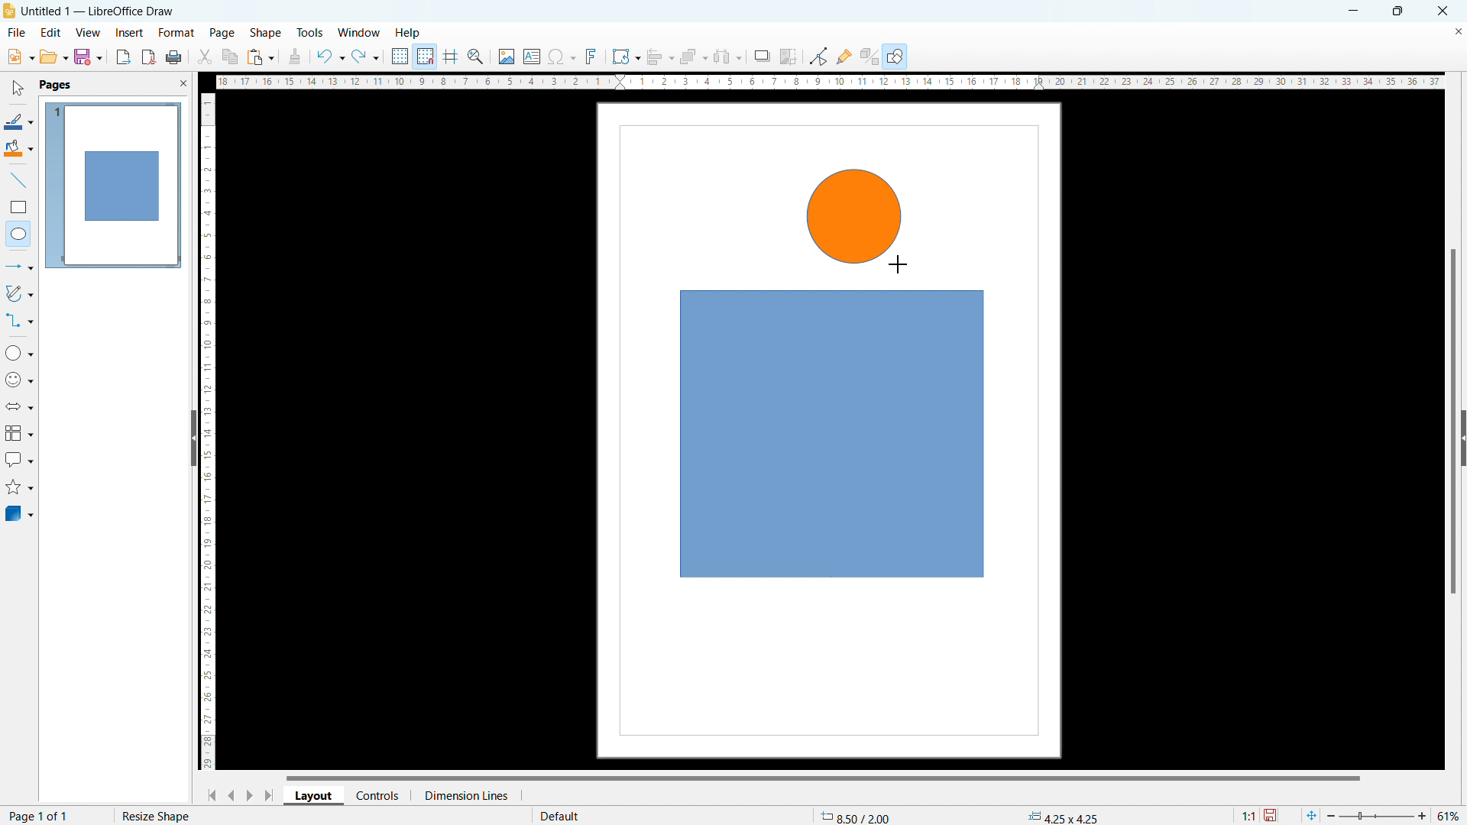  Describe the element at coordinates (20, 57) in the screenshot. I see `new` at that location.